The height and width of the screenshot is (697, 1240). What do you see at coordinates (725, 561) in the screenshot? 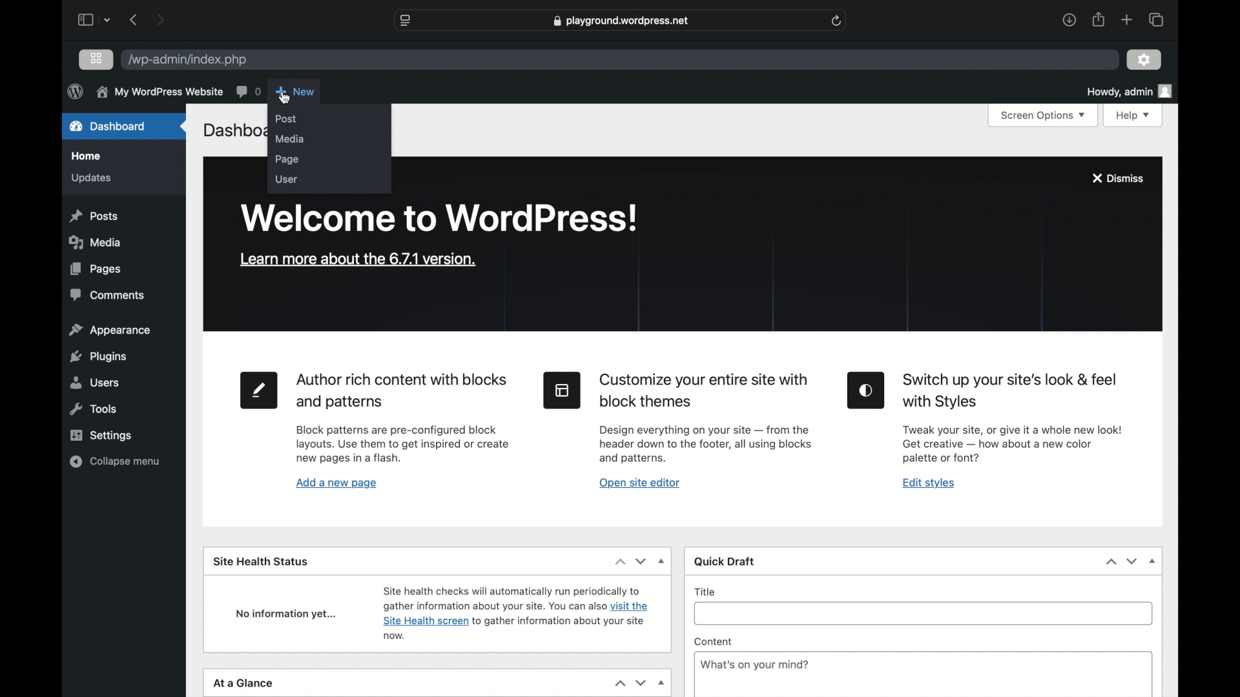
I see `quick draft` at bounding box center [725, 561].